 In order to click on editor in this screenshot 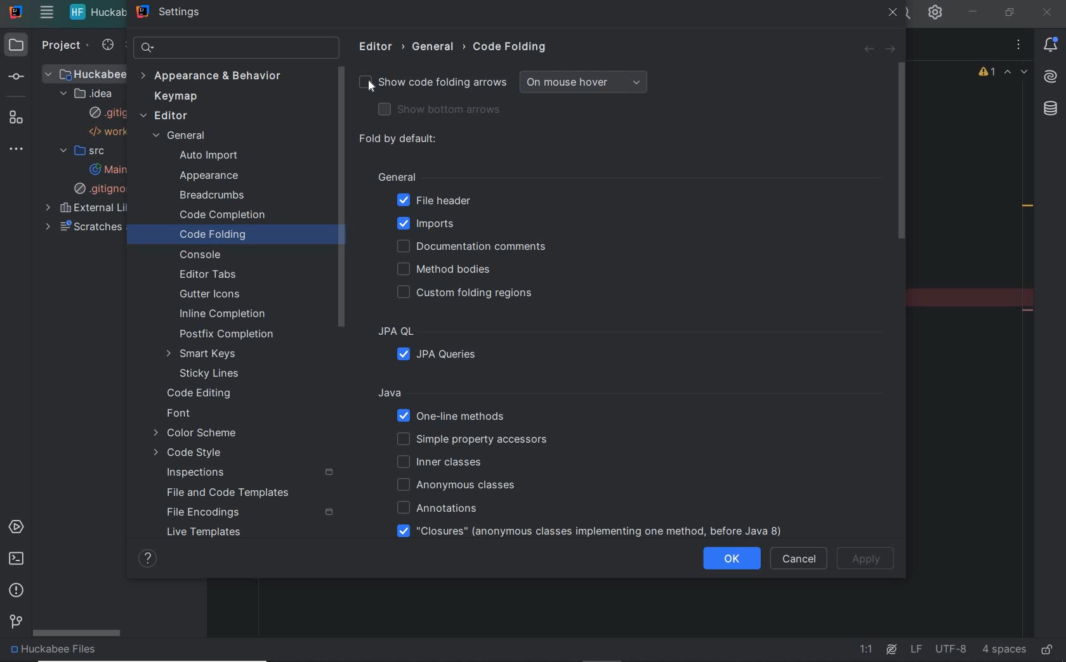, I will do `click(168, 115)`.